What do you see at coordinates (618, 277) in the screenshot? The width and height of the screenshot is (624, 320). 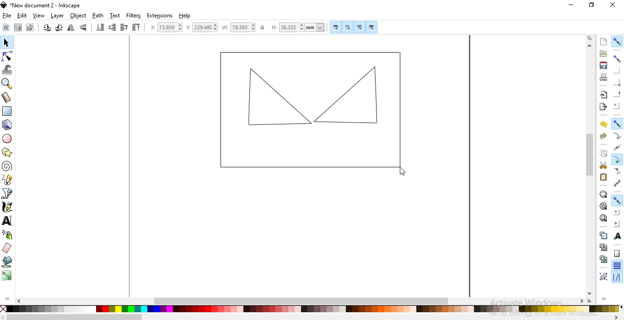 I see `snap guide` at bounding box center [618, 277].